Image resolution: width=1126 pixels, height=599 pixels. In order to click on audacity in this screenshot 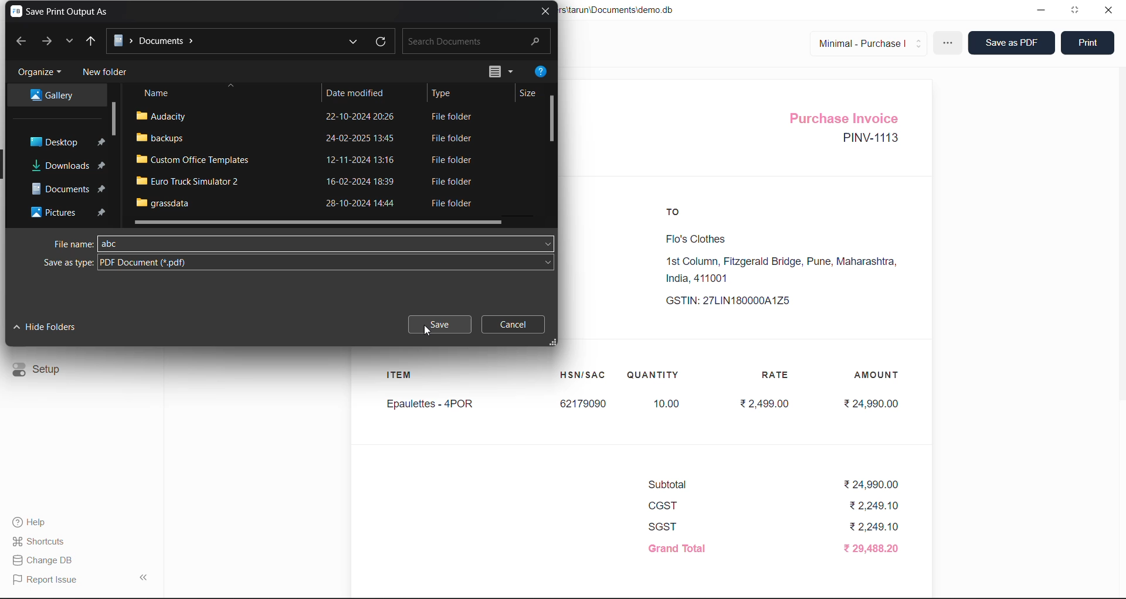, I will do `click(169, 117)`.